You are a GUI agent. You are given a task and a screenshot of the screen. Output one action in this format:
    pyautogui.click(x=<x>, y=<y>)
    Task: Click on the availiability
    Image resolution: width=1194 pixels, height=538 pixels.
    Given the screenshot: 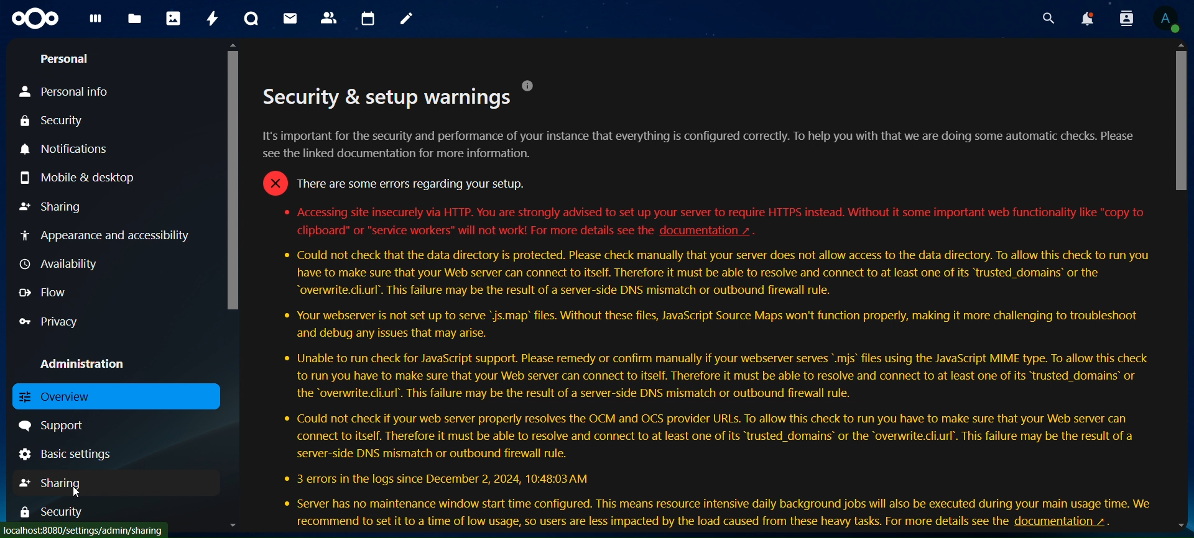 What is the action you would take?
    pyautogui.click(x=60, y=263)
    